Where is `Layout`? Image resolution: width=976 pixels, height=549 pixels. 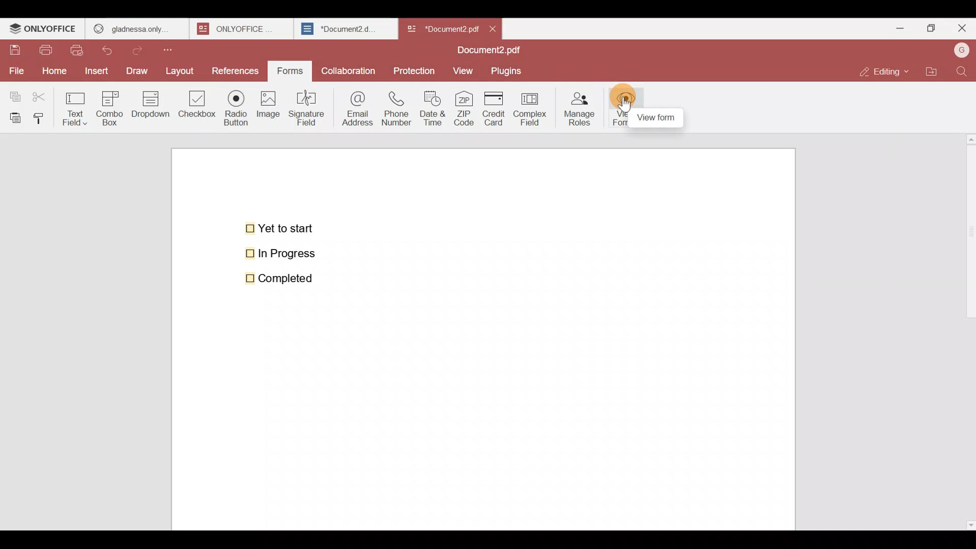 Layout is located at coordinates (184, 70).